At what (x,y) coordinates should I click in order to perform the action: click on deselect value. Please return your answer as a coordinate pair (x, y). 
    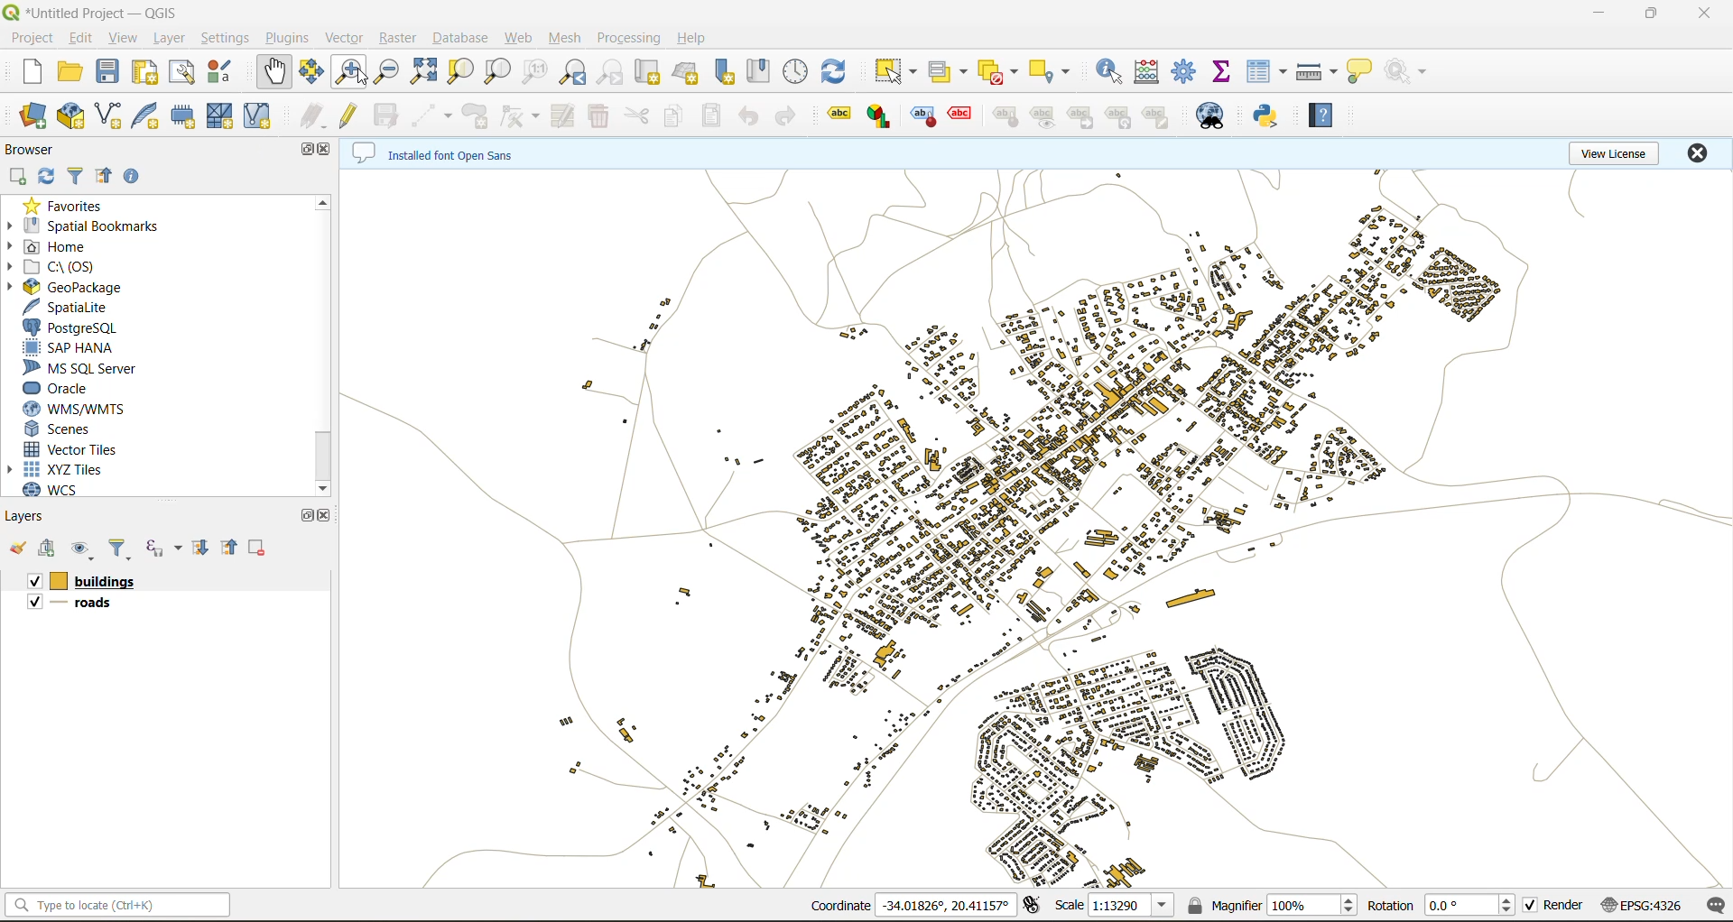
    Looking at the image, I should click on (1000, 70).